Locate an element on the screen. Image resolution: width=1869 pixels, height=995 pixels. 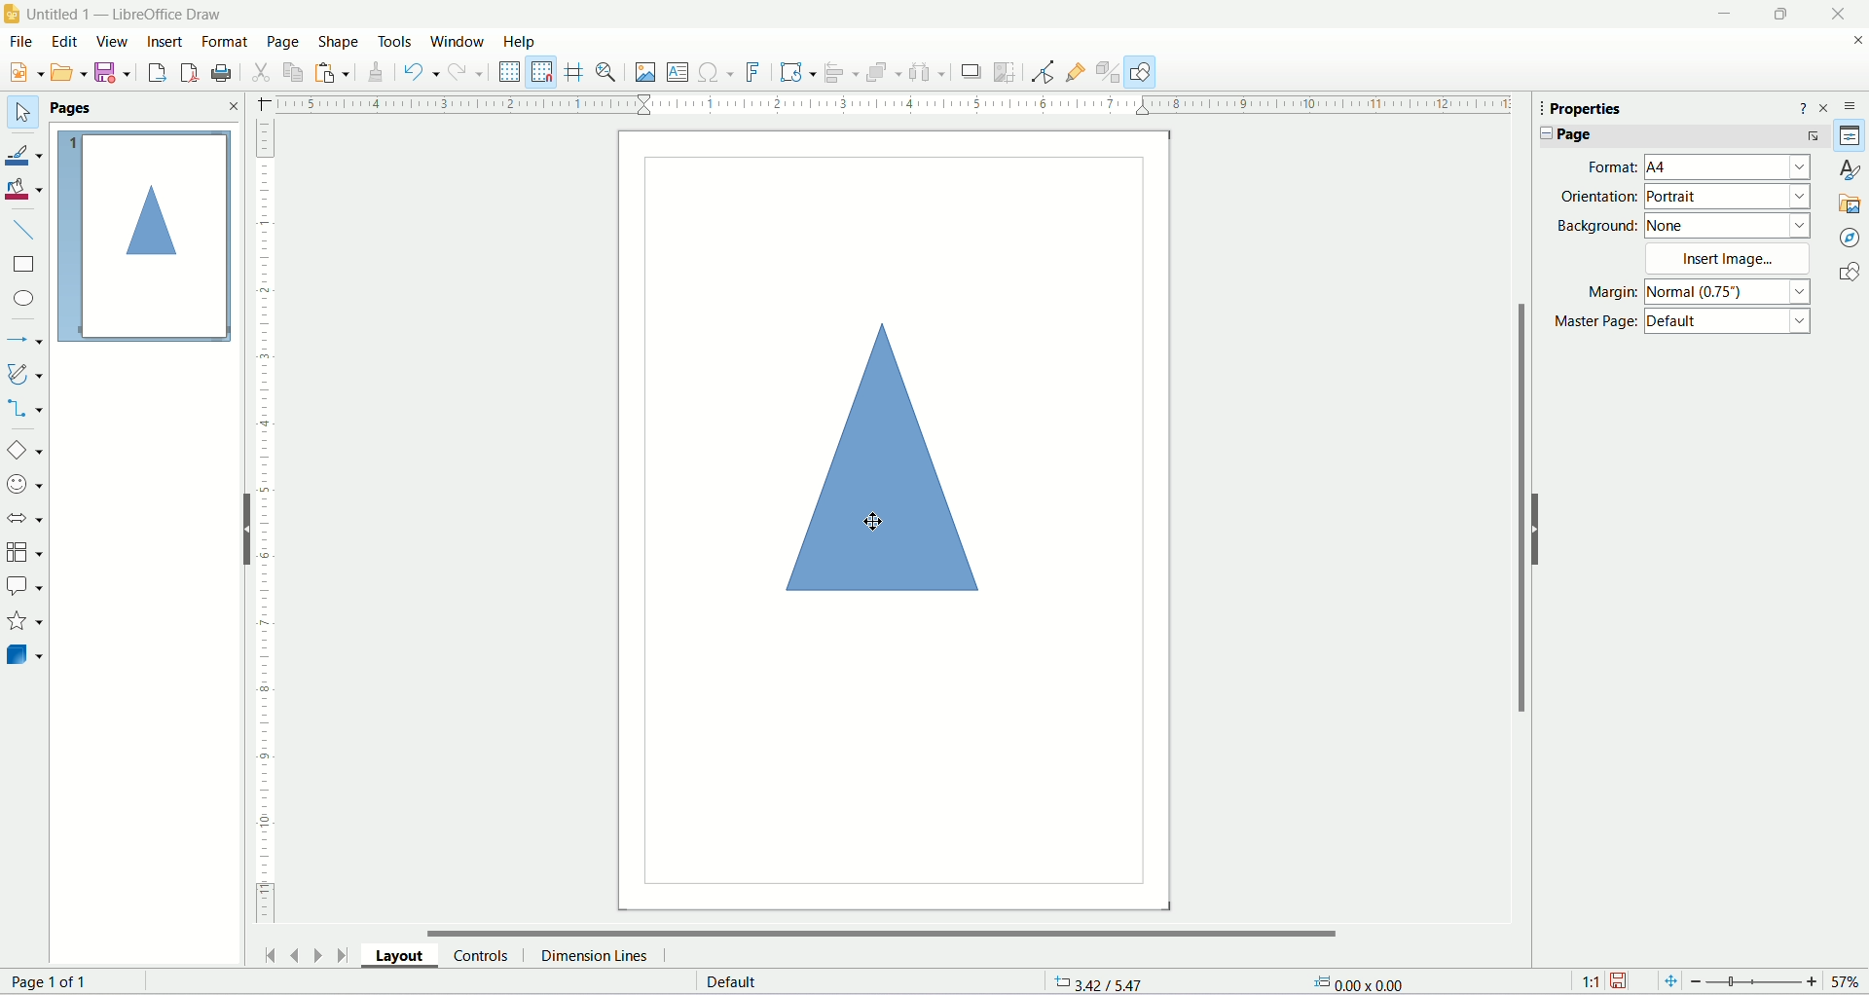
View is located at coordinates (110, 42).